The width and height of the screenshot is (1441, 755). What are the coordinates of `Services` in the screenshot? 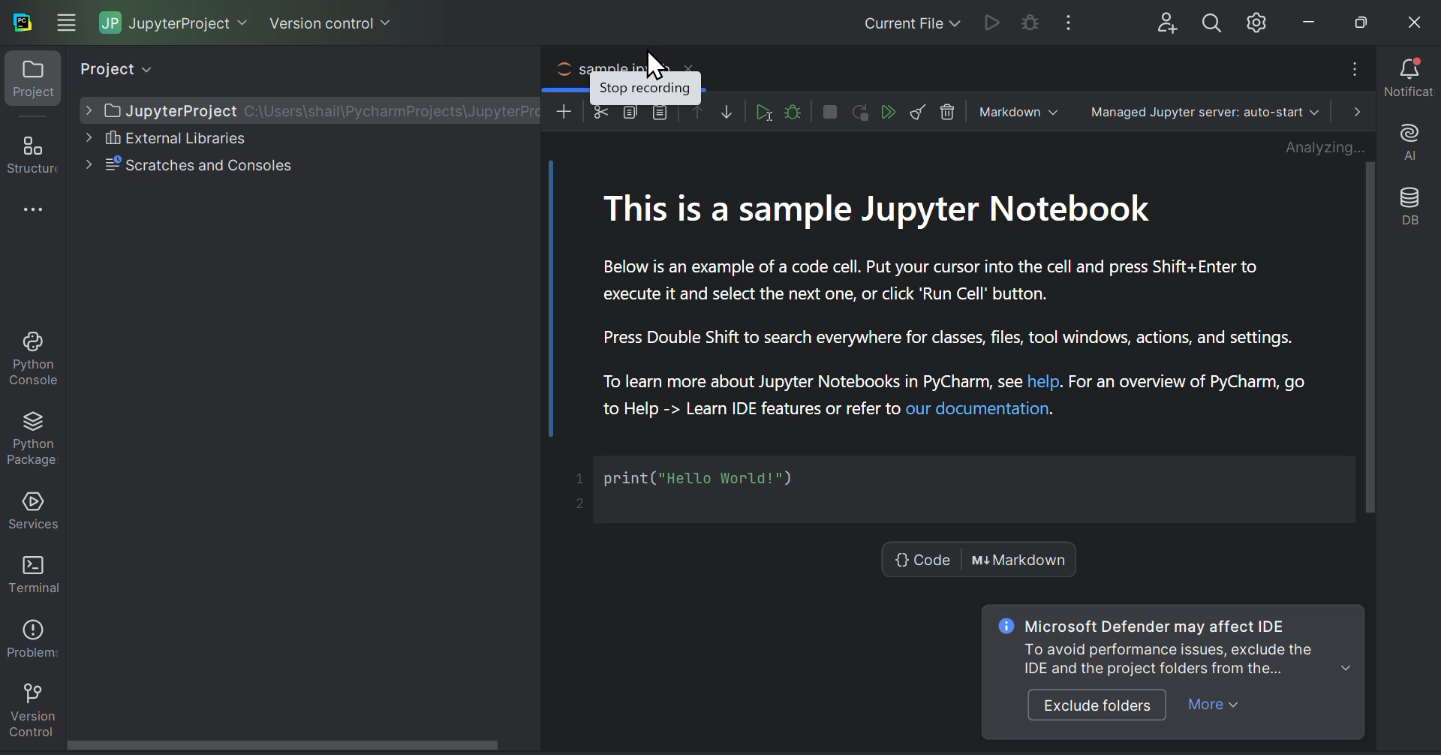 It's located at (32, 507).